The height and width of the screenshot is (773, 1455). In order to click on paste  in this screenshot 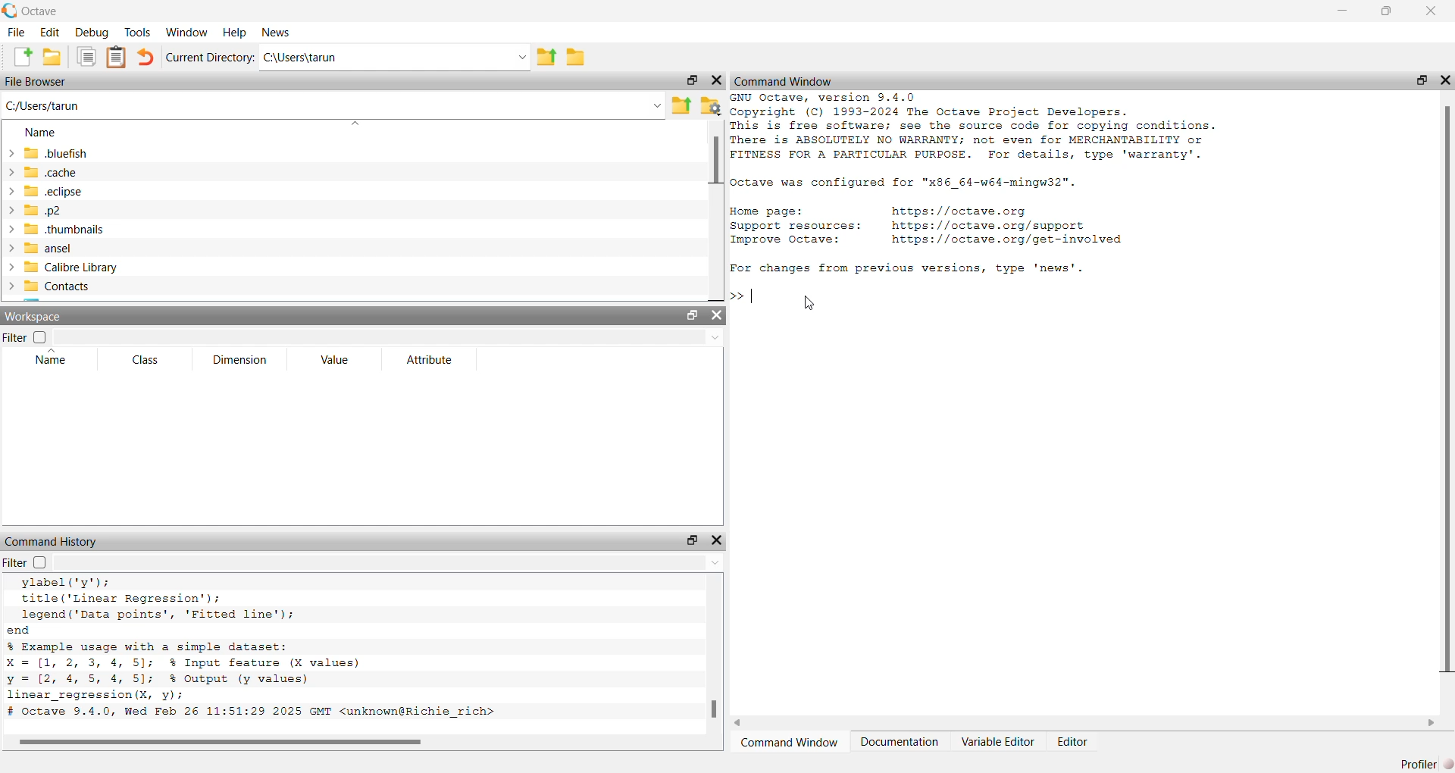, I will do `click(118, 58)`.